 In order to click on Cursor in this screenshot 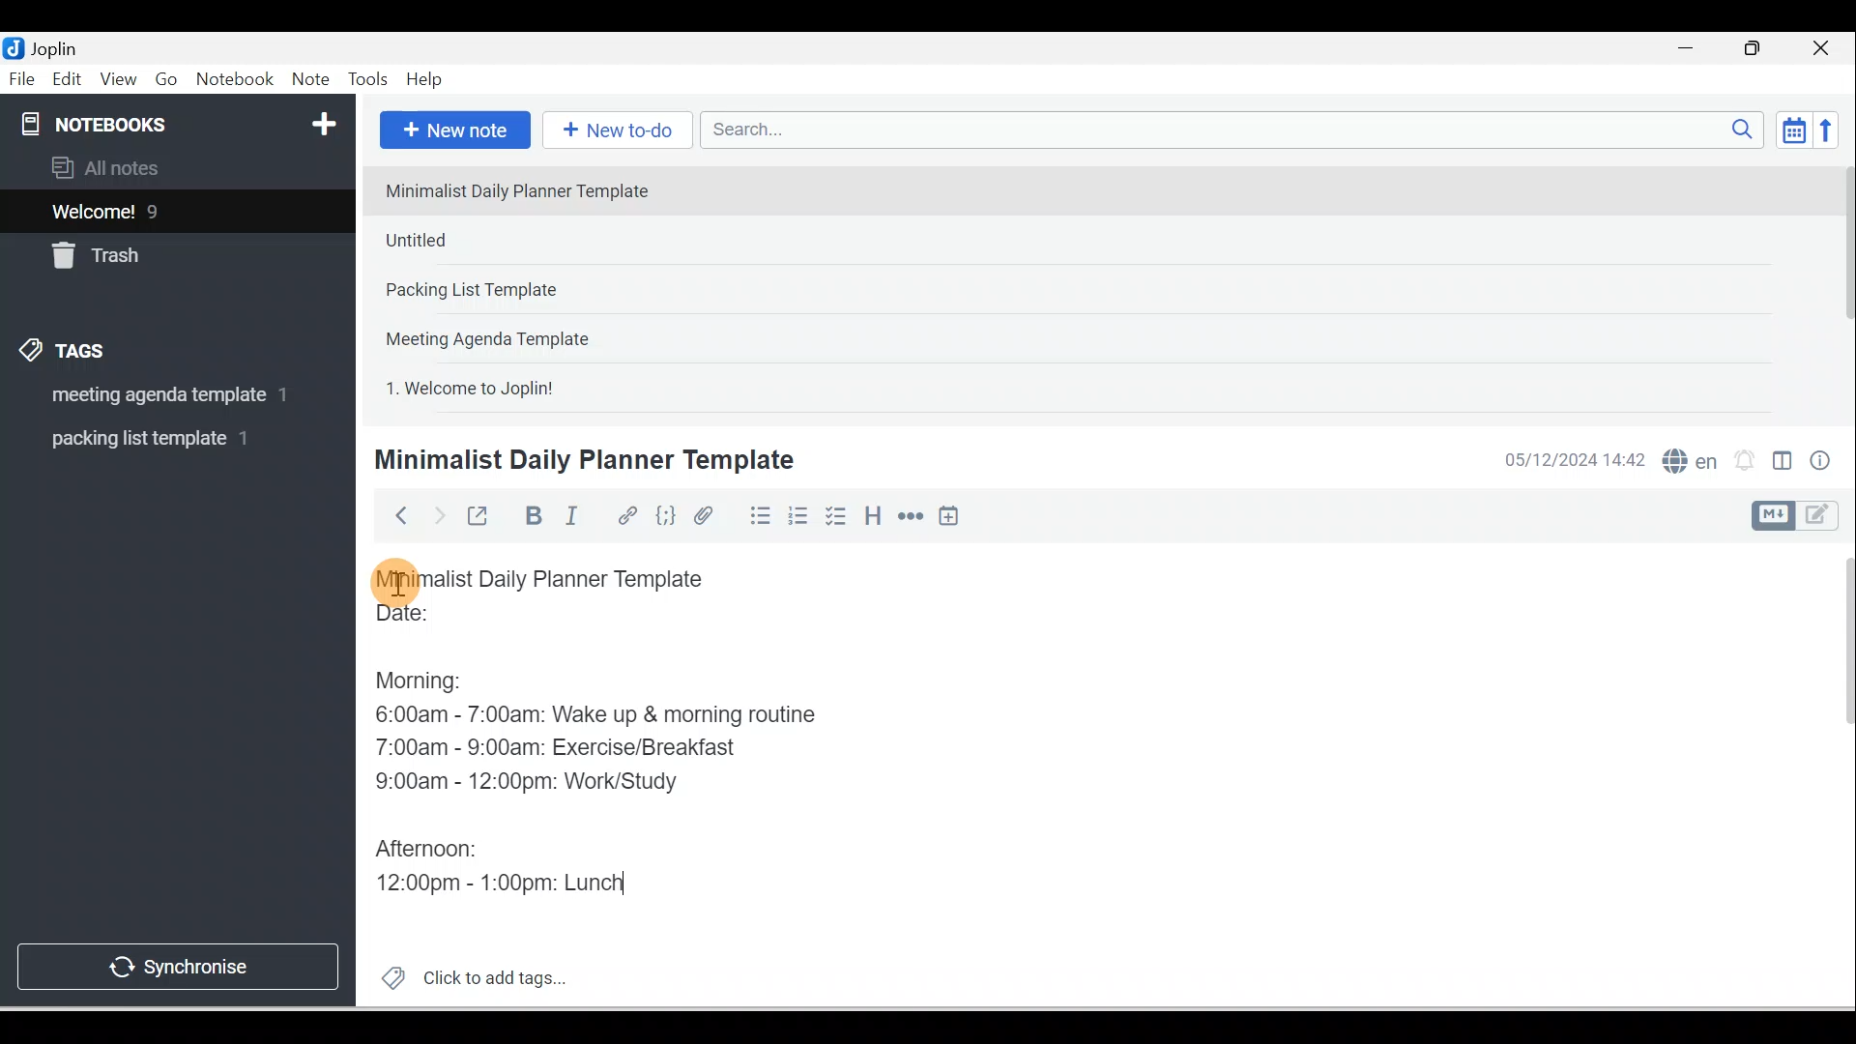, I will do `click(396, 580)`.